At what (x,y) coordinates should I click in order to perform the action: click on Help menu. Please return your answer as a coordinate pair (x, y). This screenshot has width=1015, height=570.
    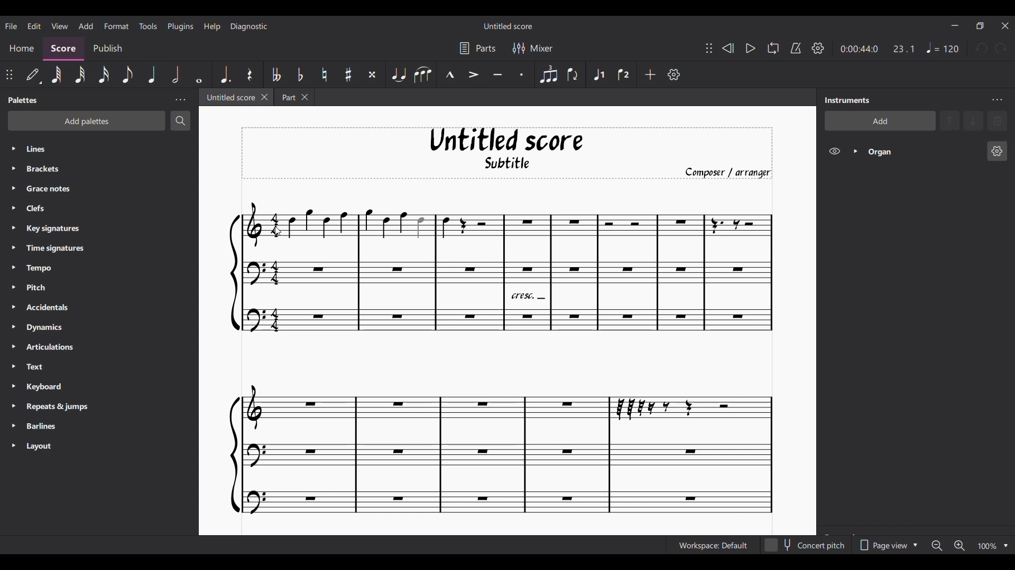
    Looking at the image, I should click on (212, 27).